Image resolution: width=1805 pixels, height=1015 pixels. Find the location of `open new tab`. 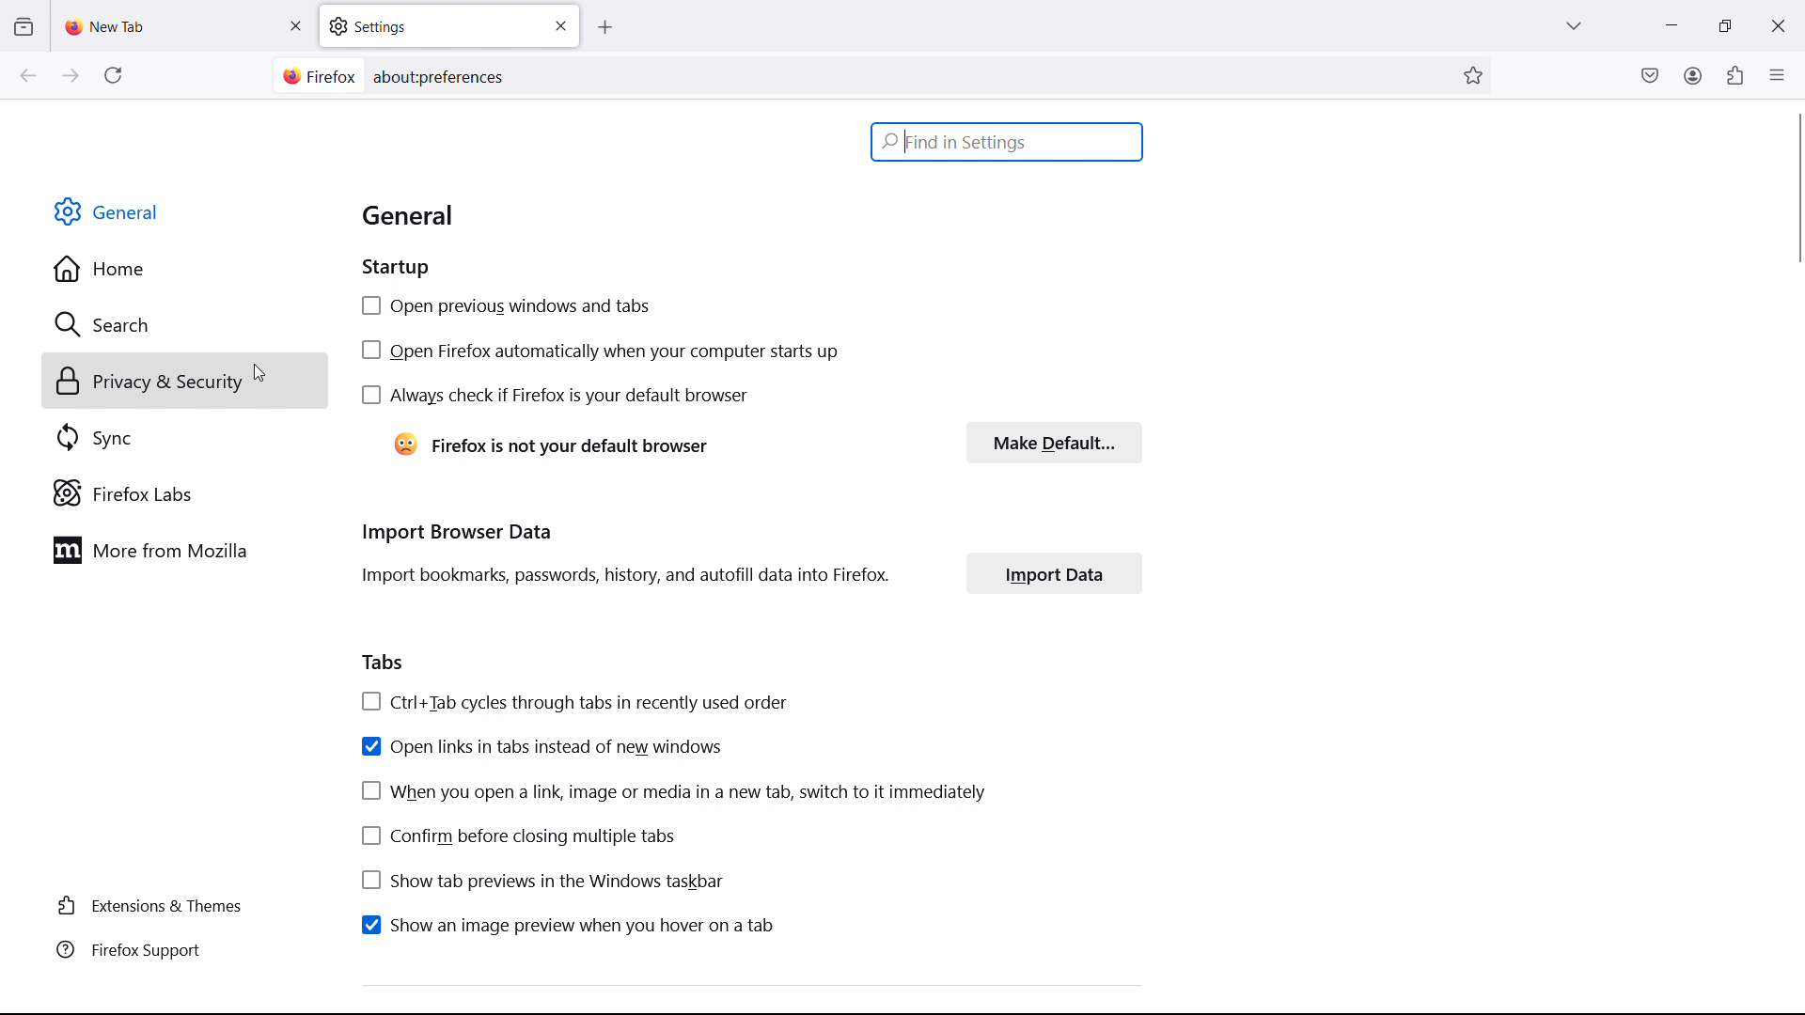

open new tab is located at coordinates (623, 28).